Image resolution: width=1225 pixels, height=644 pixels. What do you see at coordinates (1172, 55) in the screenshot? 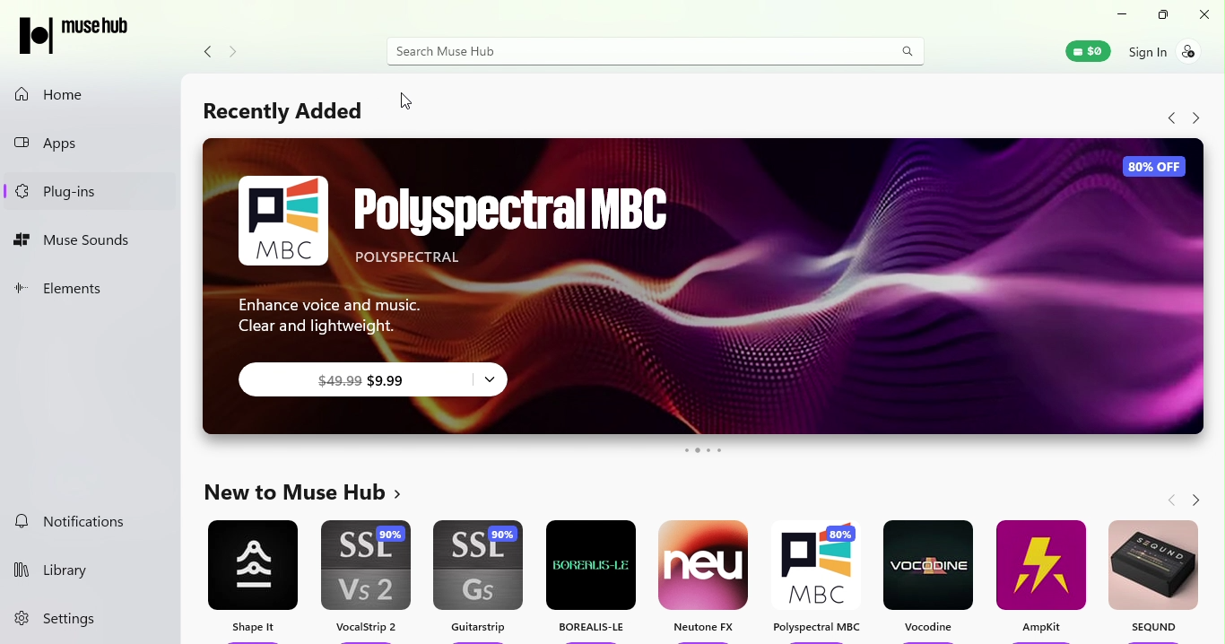
I see `Sign in` at bounding box center [1172, 55].